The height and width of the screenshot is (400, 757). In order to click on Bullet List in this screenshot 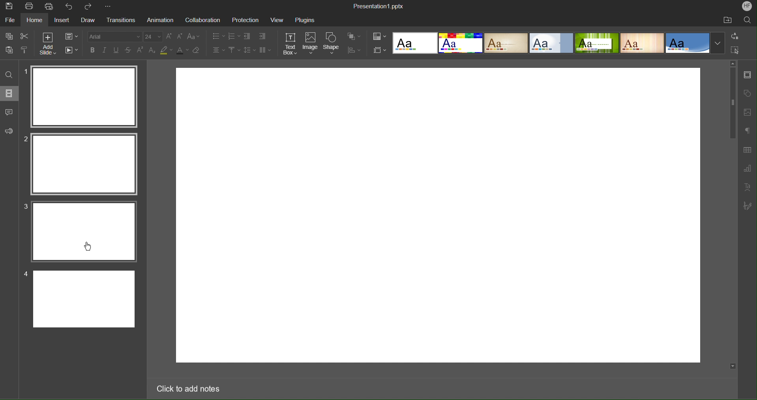, I will do `click(219, 36)`.